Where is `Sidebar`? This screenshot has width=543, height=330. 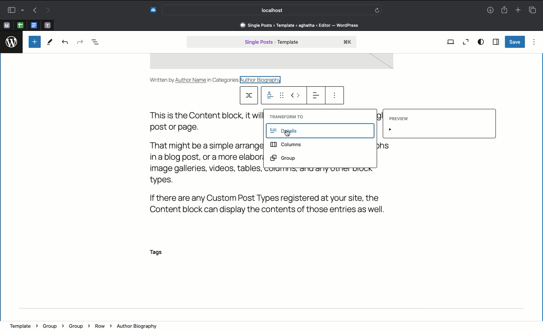
Sidebar is located at coordinates (14, 10).